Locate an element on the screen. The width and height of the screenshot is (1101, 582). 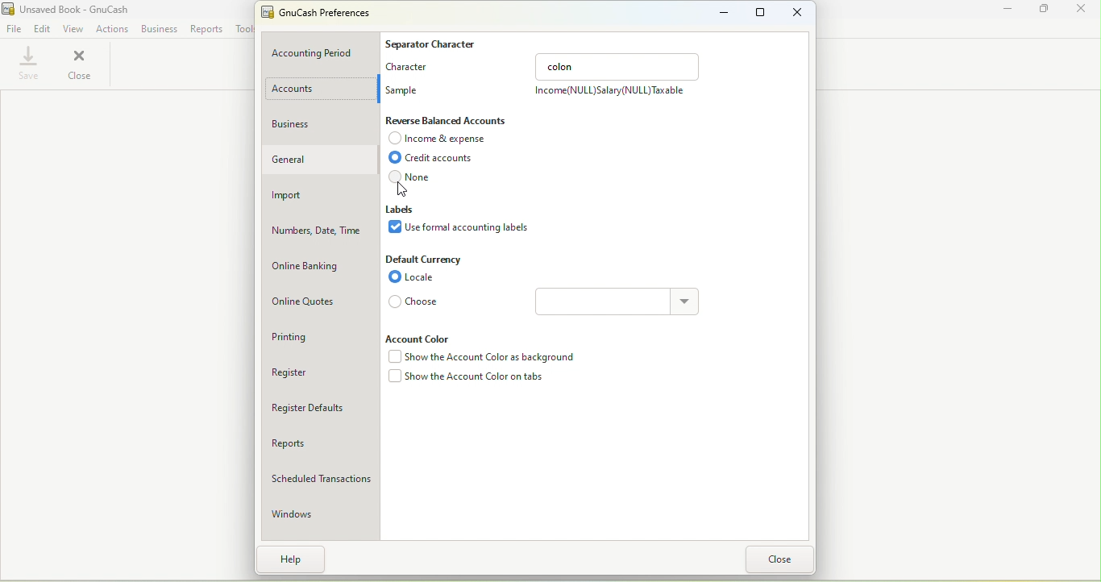
Close is located at coordinates (800, 11).